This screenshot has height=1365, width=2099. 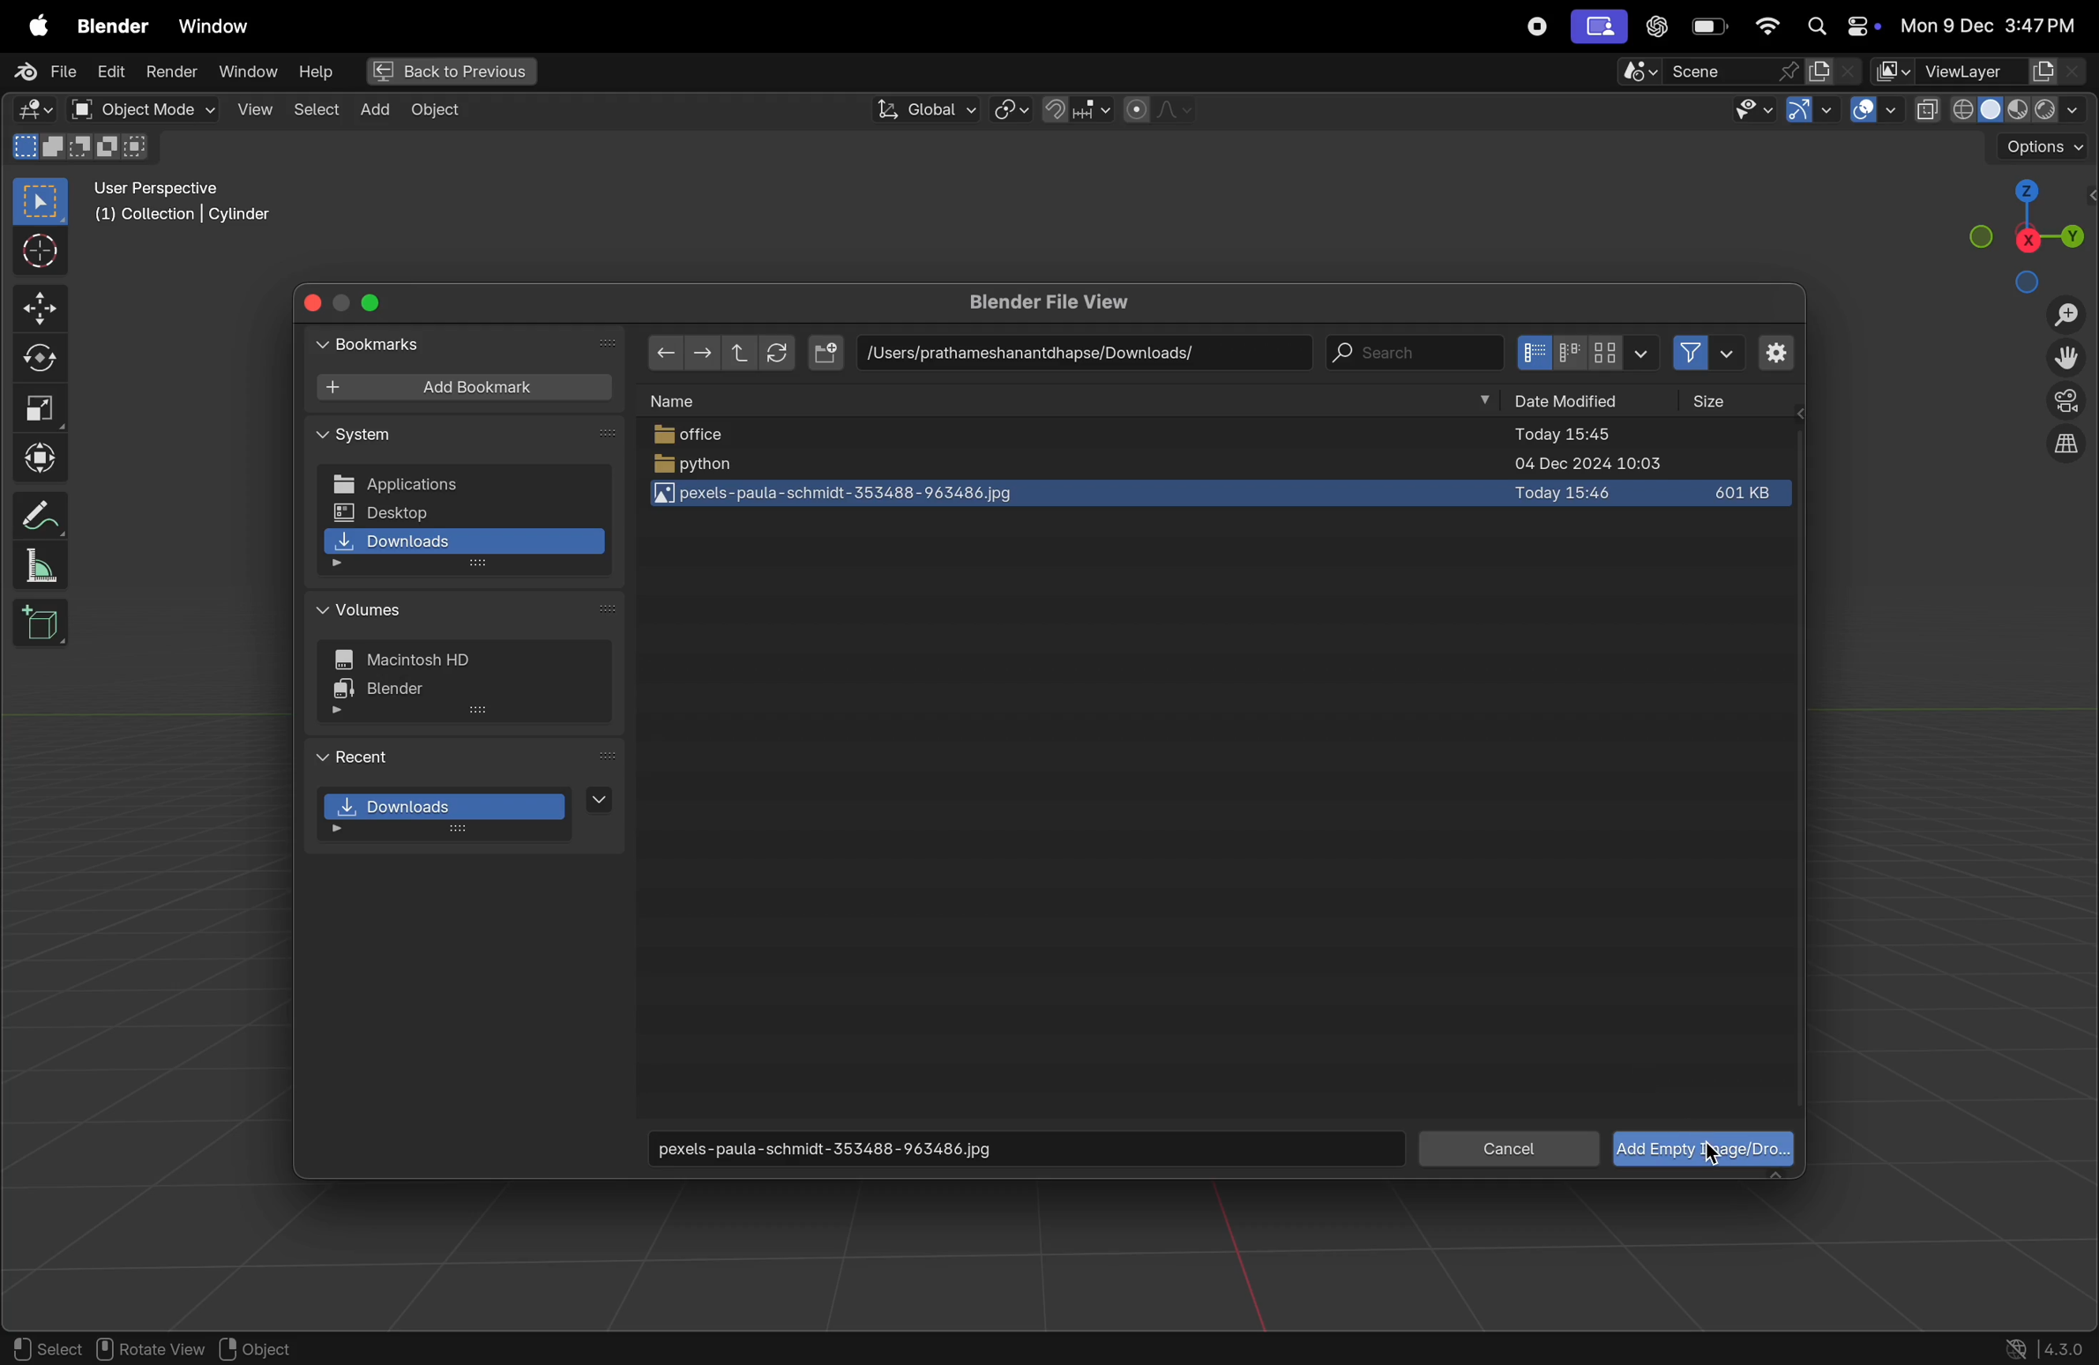 I want to click on hd, so click(x=414, y=660).